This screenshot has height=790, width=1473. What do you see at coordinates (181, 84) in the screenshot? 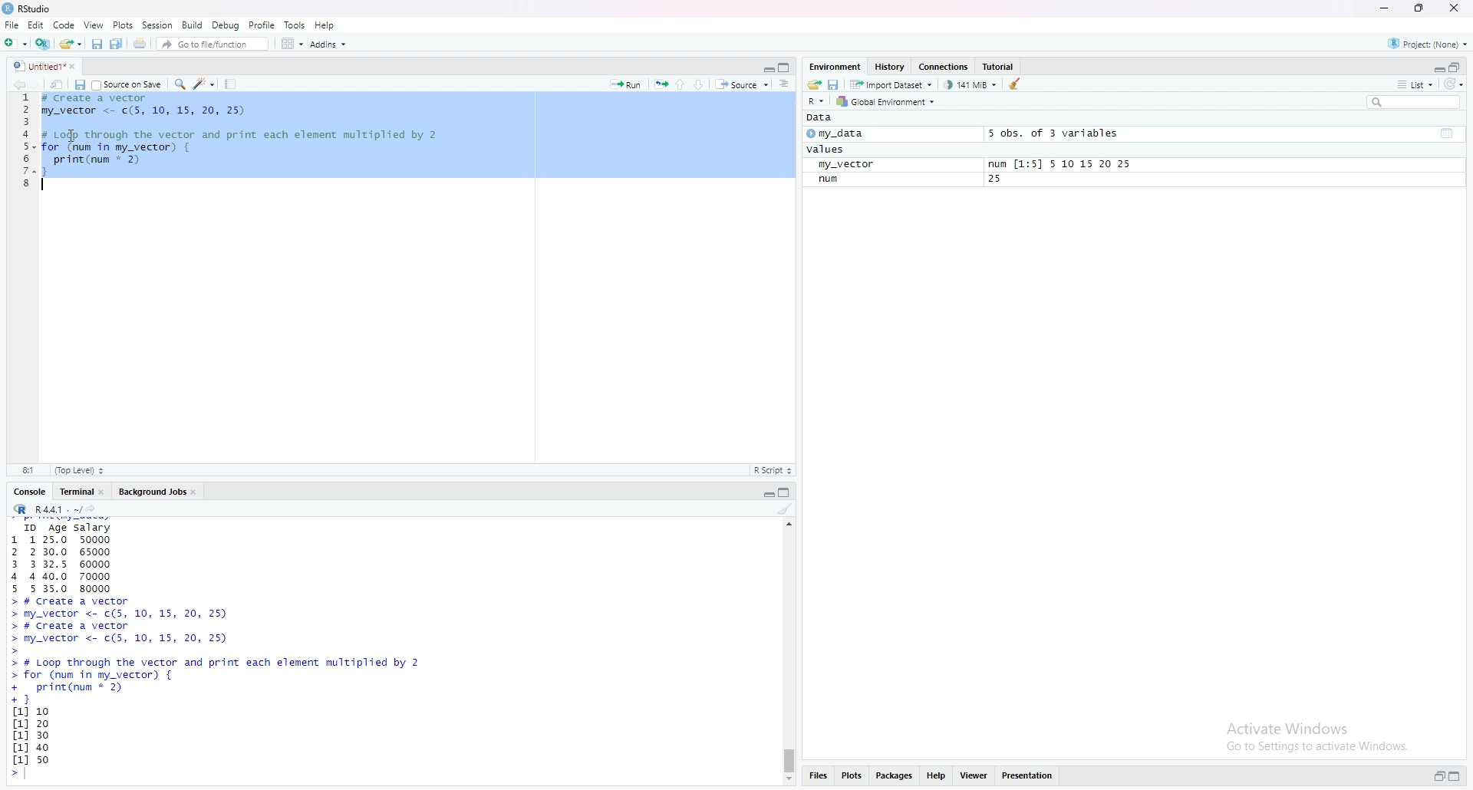
I see `find/replace` at bounding box center [181, 84].